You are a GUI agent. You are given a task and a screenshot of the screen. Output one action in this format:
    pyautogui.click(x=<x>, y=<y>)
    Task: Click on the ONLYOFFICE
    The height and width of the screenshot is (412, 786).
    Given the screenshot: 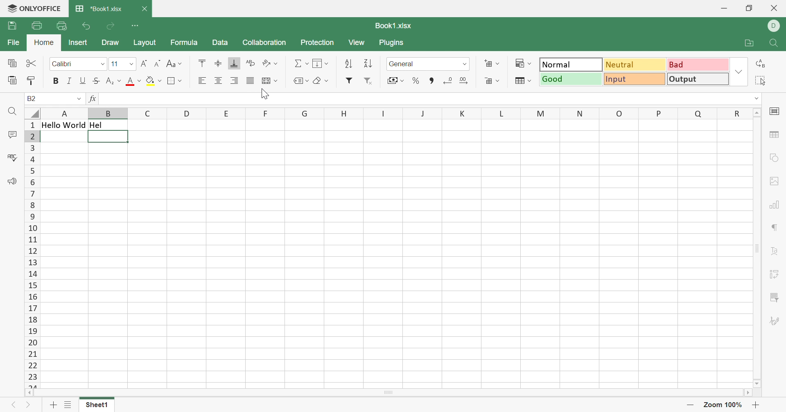 What is the action you would take?
    pyautogui.click(x=34, y=8)
    